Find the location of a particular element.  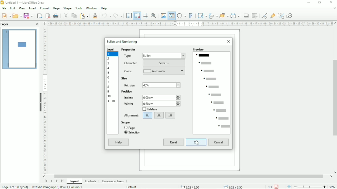

2 is located at coordinates (109, 58).